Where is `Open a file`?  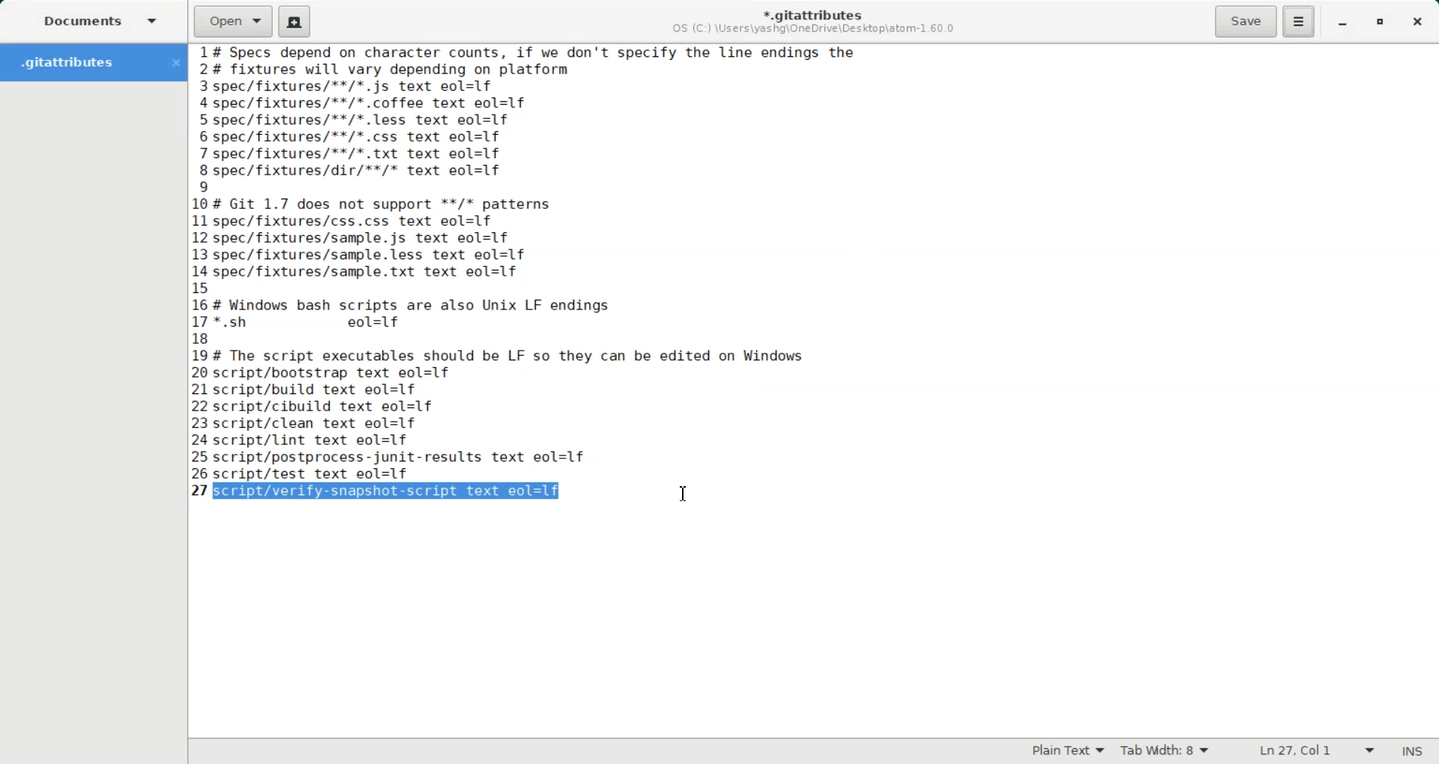
Open a file is located at coordinates (233, 20).